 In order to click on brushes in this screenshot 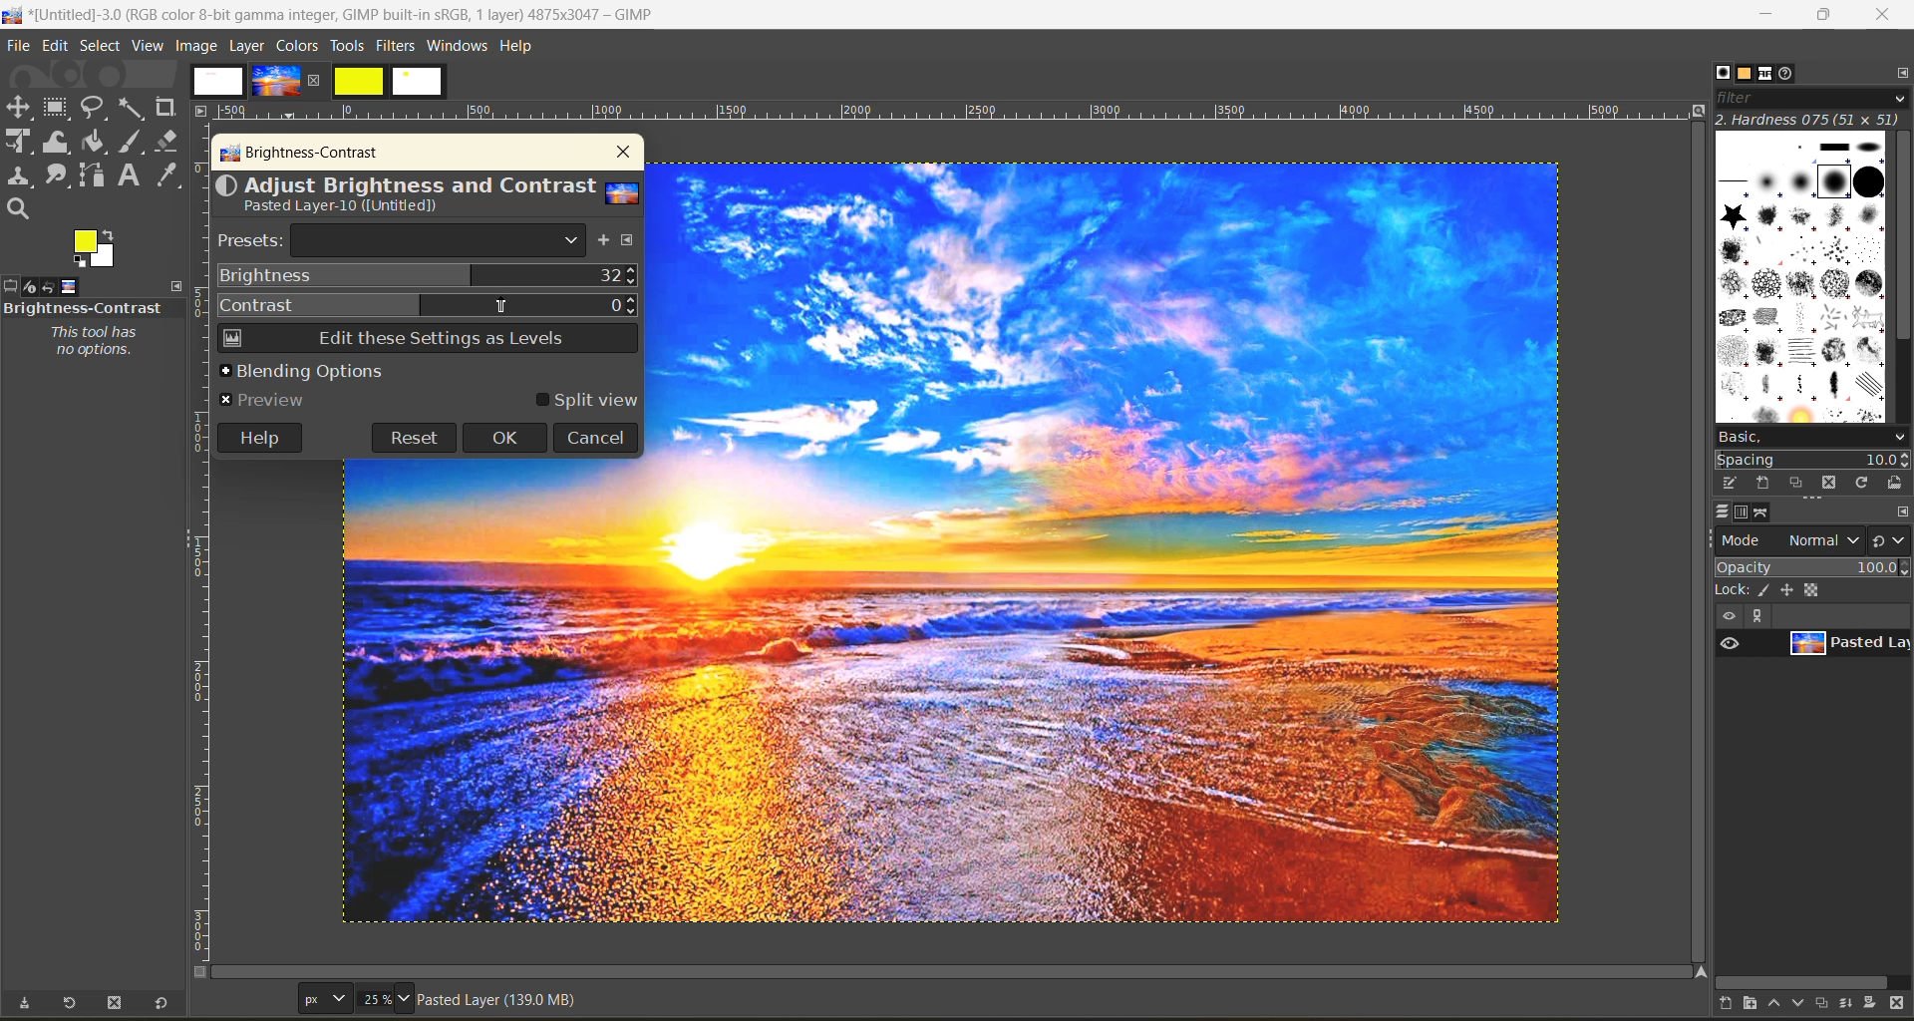, I will do `click(1801, 277)`.